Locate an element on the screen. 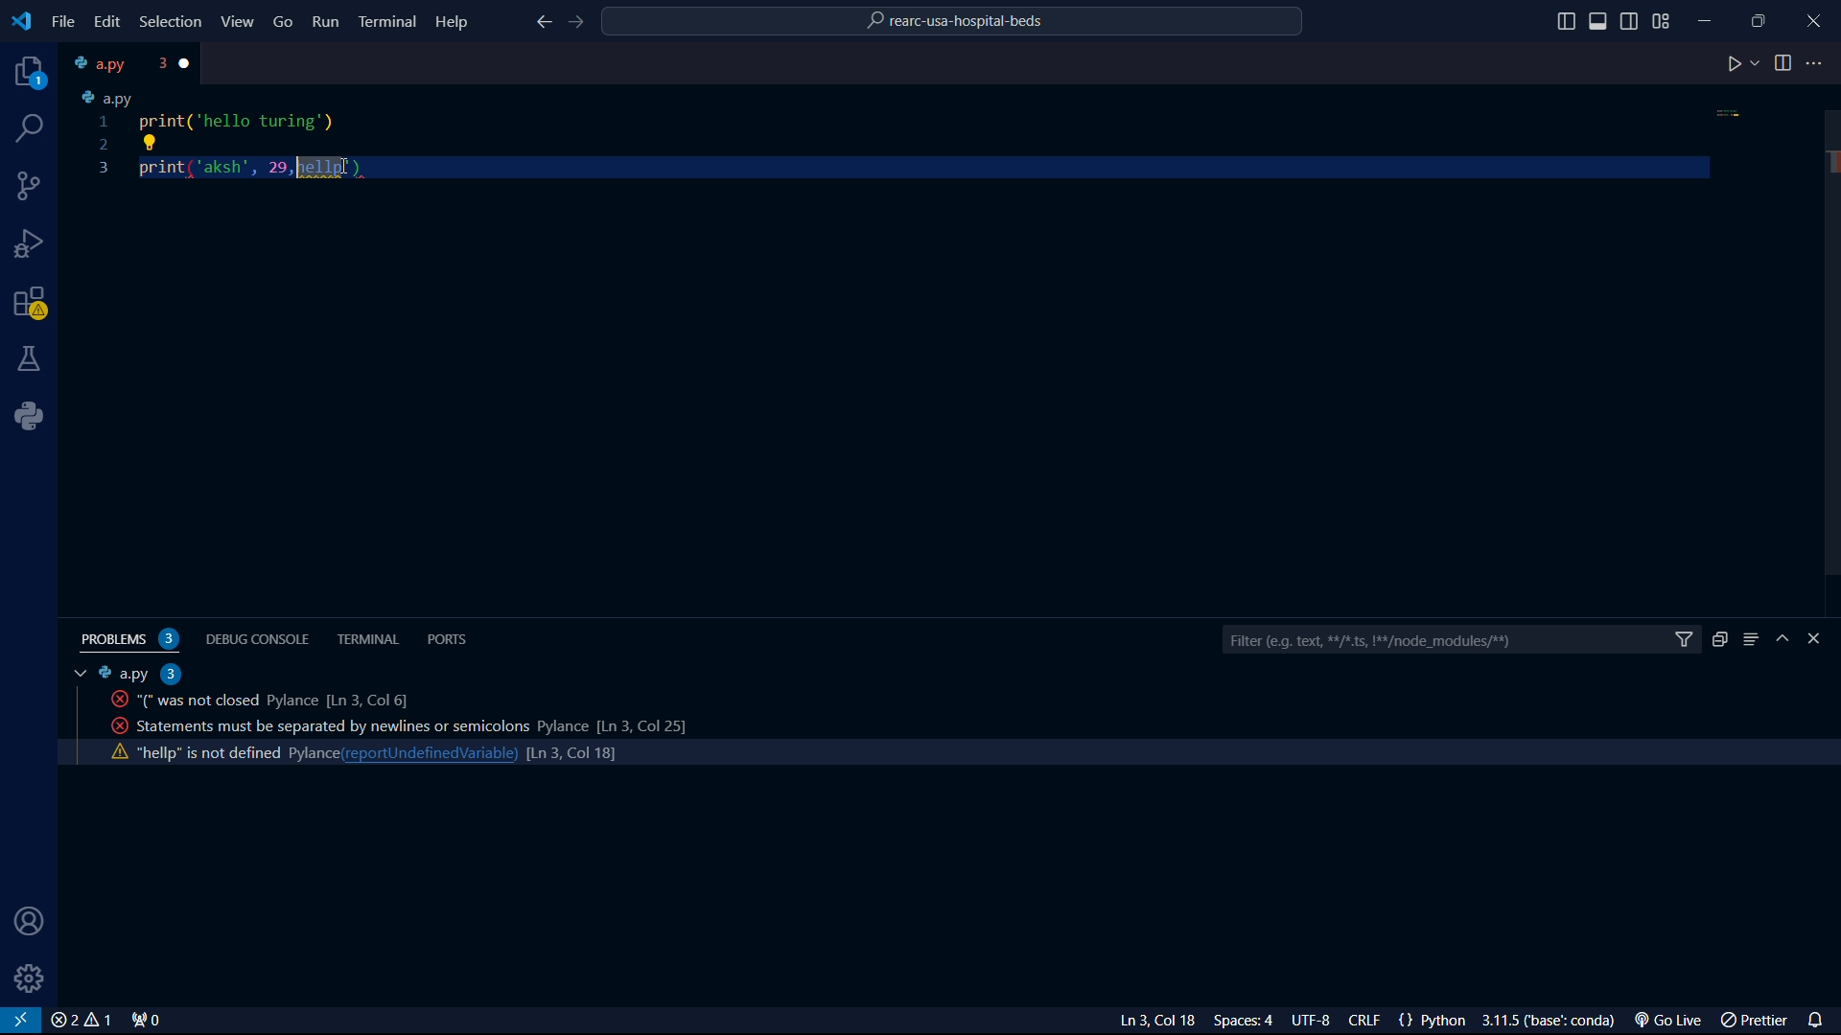  cursor is located at coordinates (330, 172).